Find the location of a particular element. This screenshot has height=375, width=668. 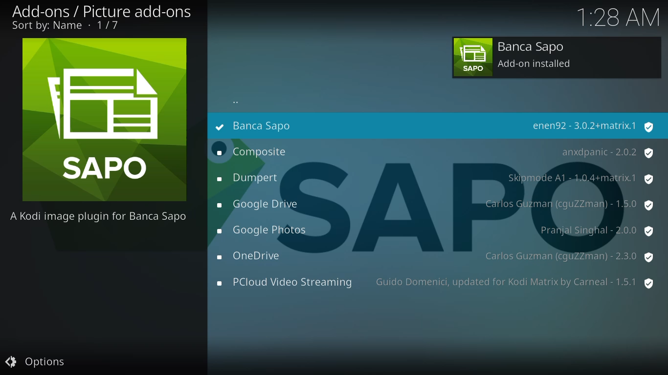

composite is located at coordinates (254, 152).